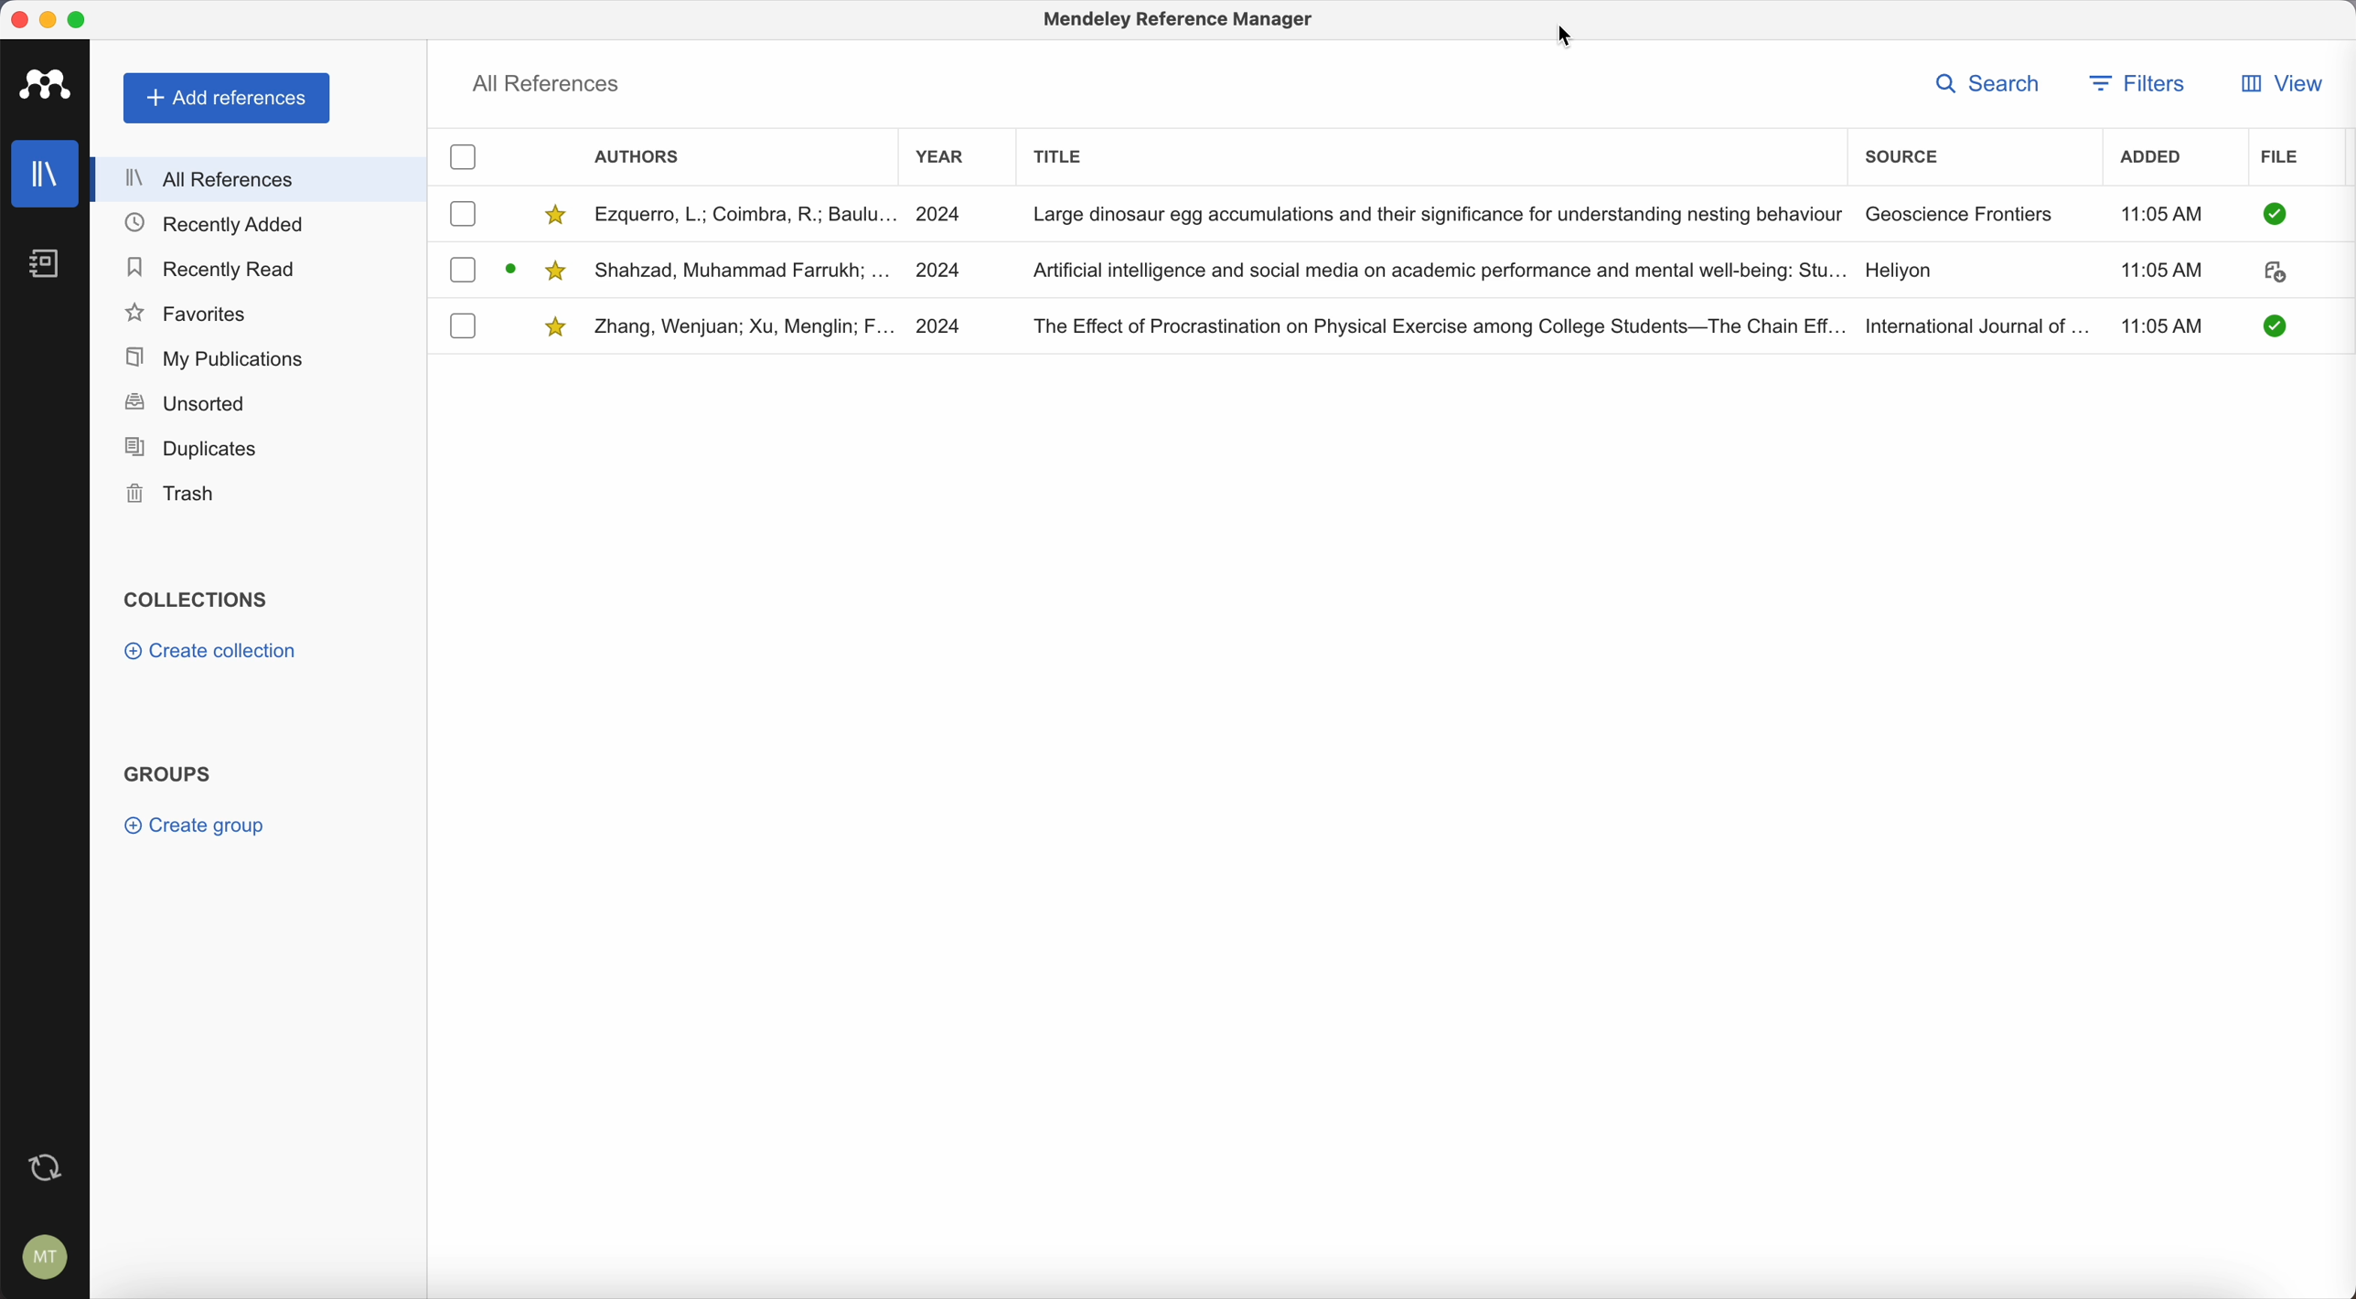 The image size is (2356, 1299). I want to click on Heliyon, so click(1898, 272).